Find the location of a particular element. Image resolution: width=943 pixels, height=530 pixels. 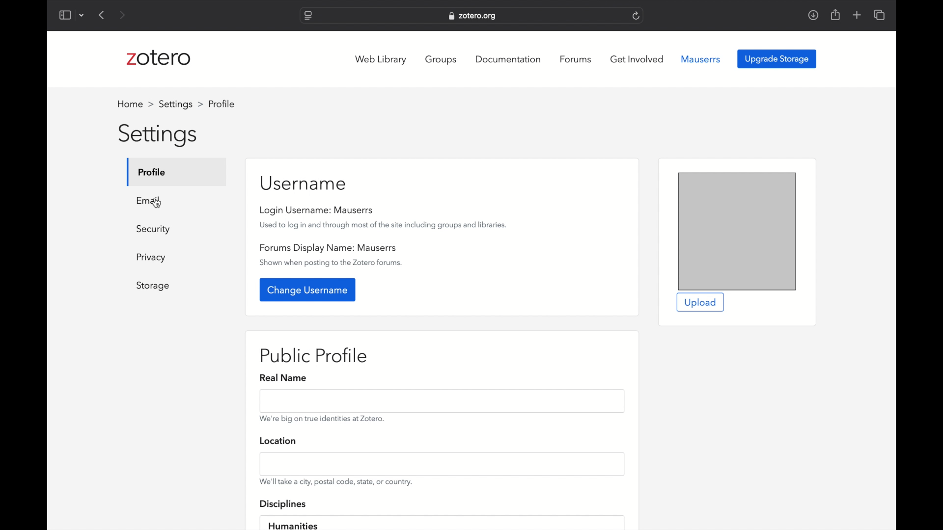

humanities is located at coordinates (292, 525).